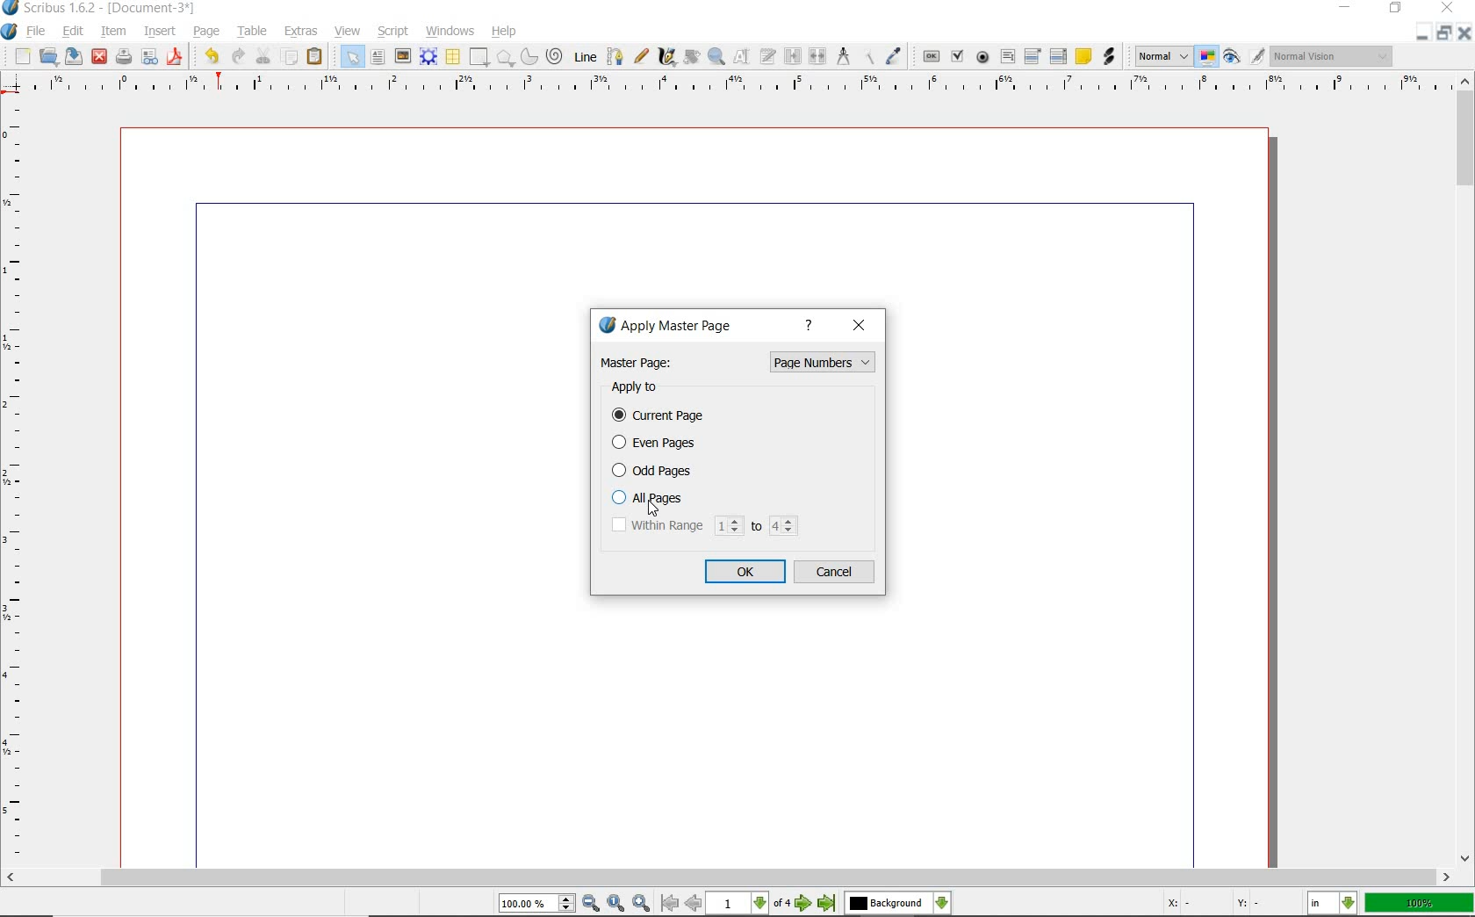 The image size is (1475, 917). I want to click on Next Page, so click(804, 905).